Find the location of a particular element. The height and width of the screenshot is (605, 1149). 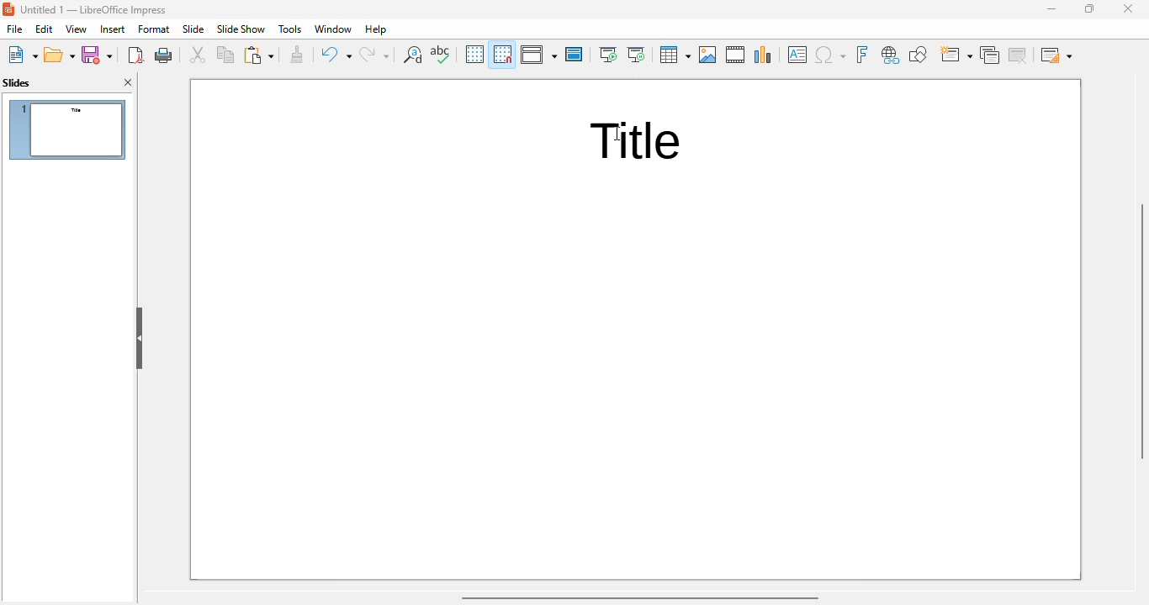

cut is located at coordinates (199, 55).